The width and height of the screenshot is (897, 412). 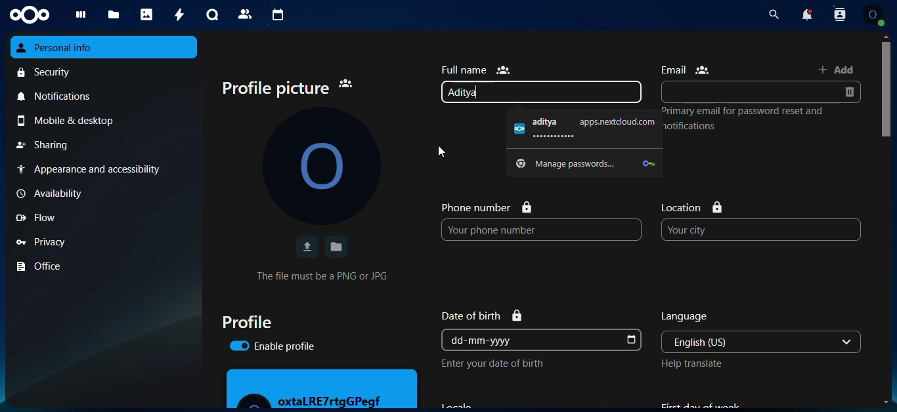 I want to click on profile, so click(x=873, y=14).